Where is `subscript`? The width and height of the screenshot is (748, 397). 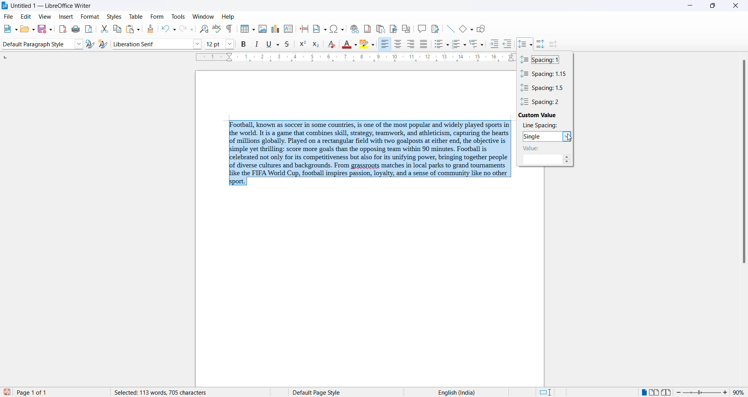 subscript is located at coordinates (315, 44).